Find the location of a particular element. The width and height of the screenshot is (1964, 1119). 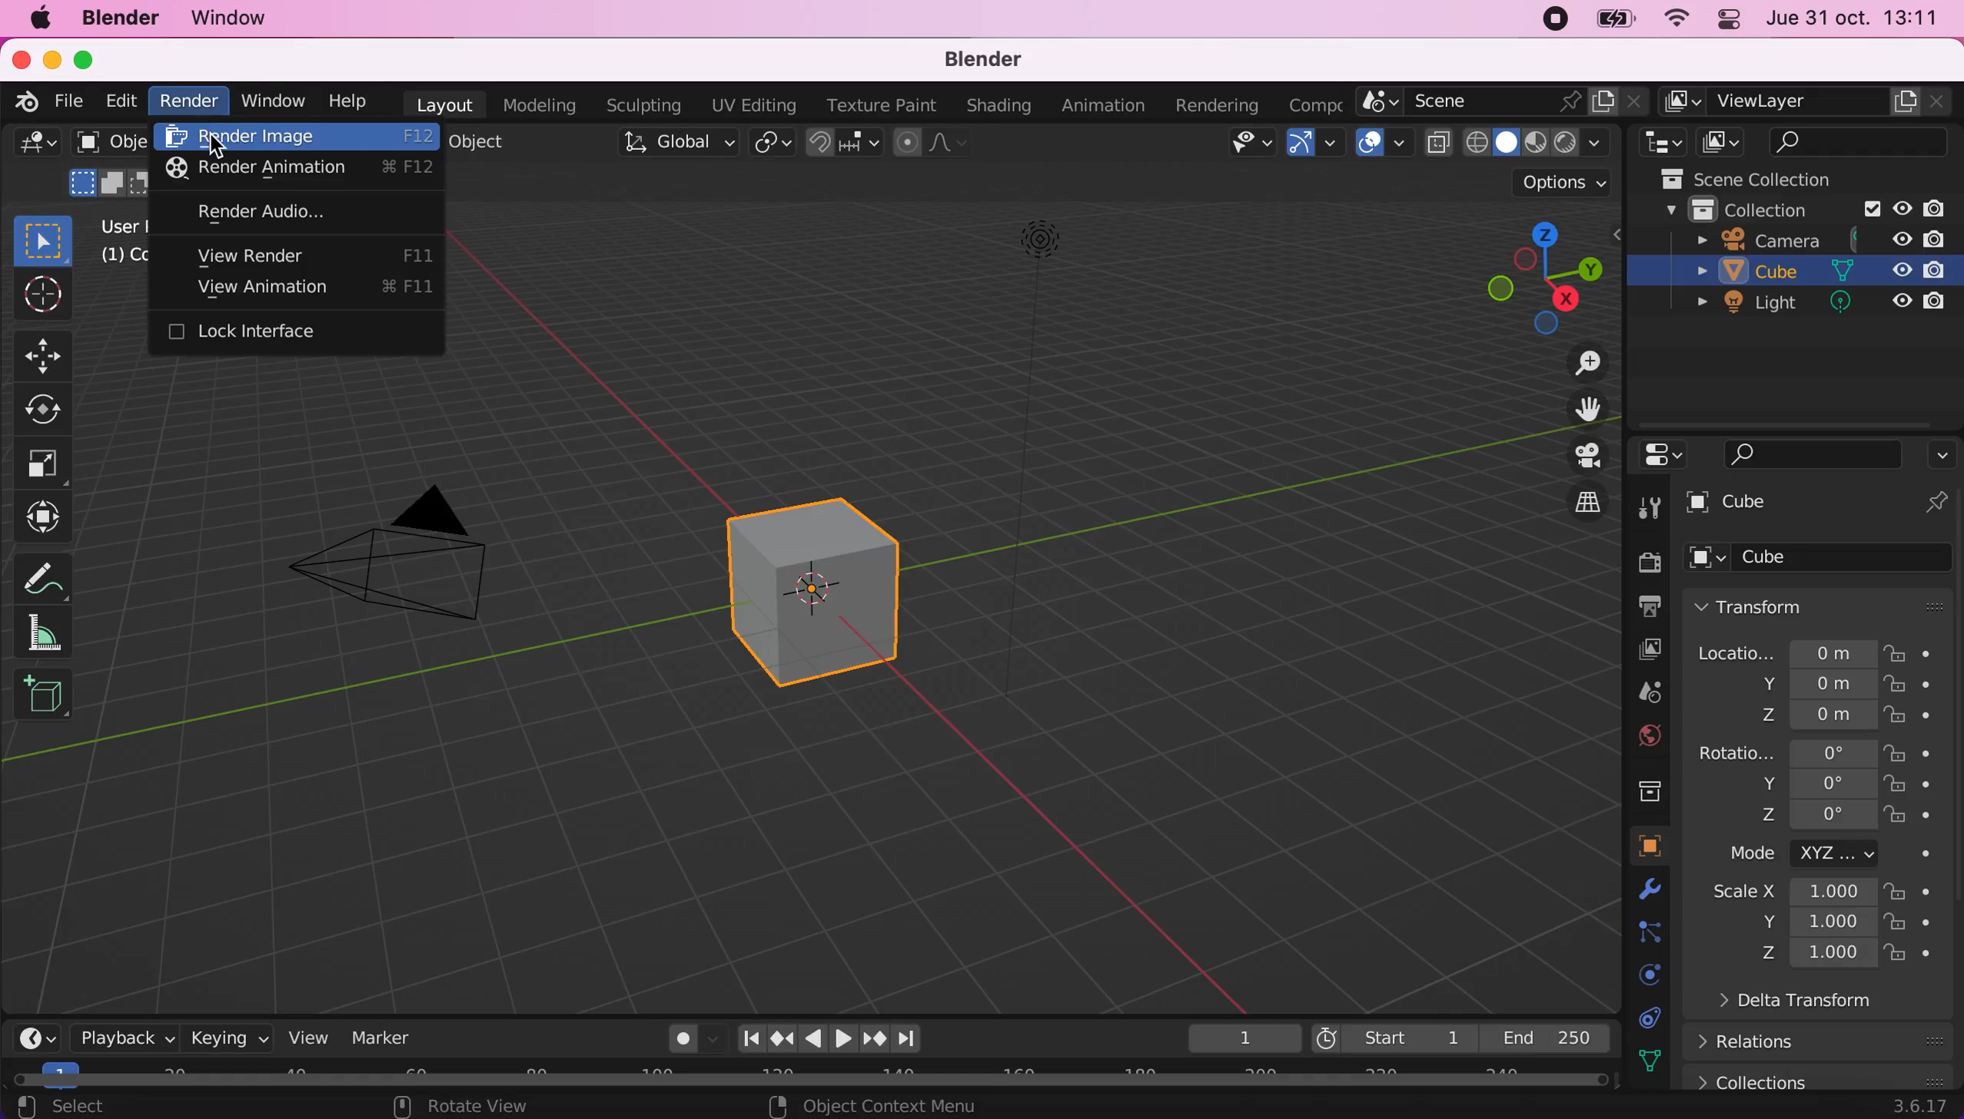

play animation is located at coordinates (843, 1038).